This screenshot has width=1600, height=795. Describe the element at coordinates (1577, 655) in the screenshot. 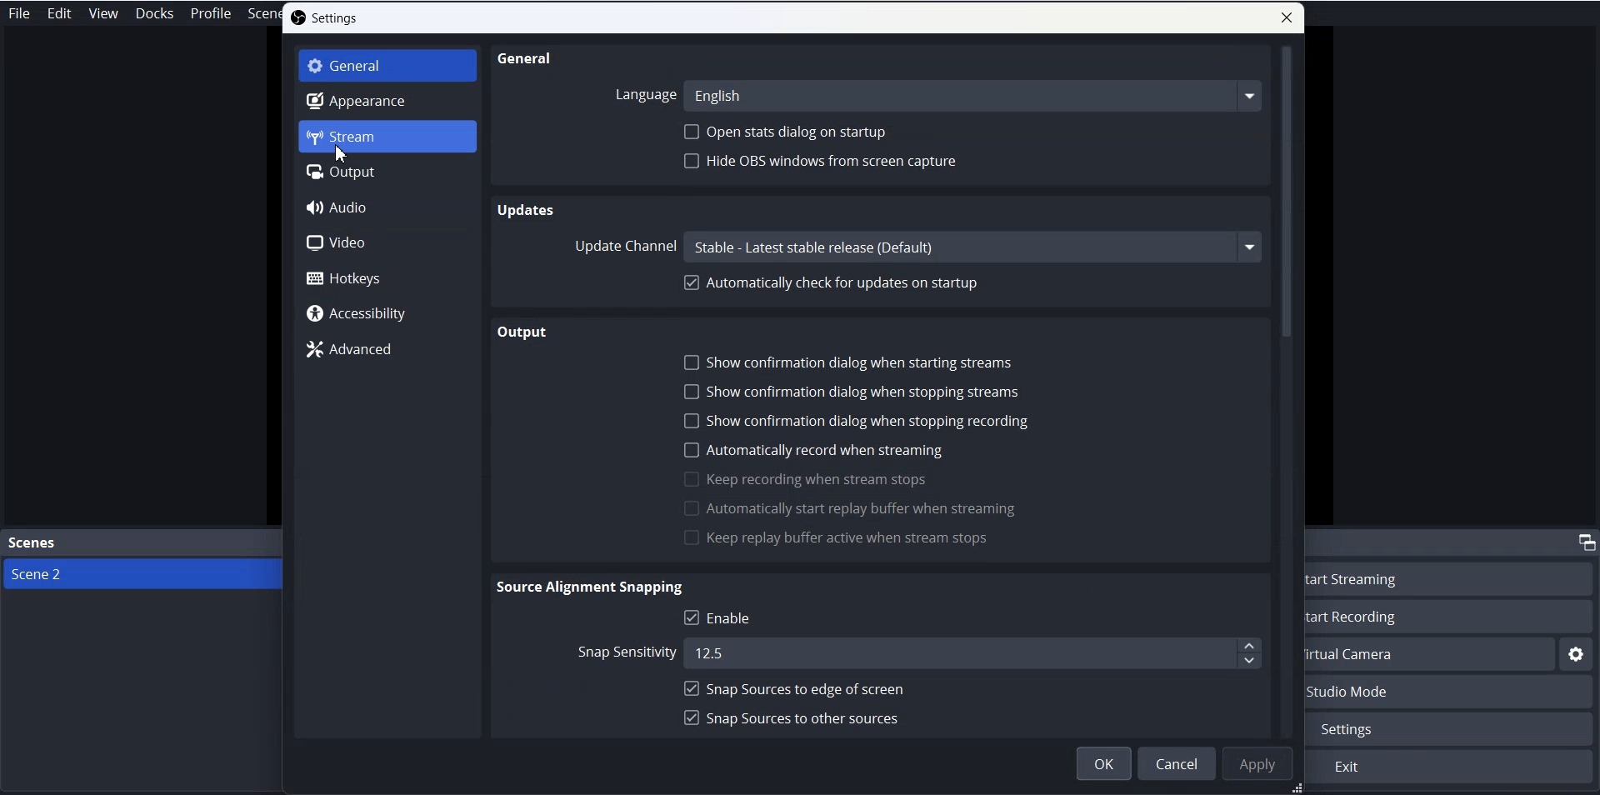

I see `settings` at that location.